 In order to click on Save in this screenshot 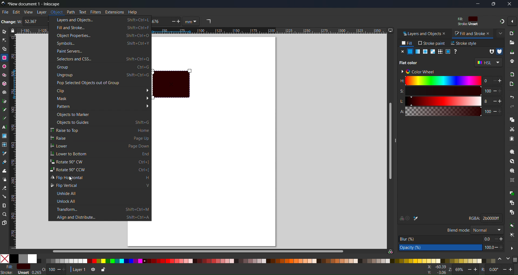, I will do `click(512, 52)`.